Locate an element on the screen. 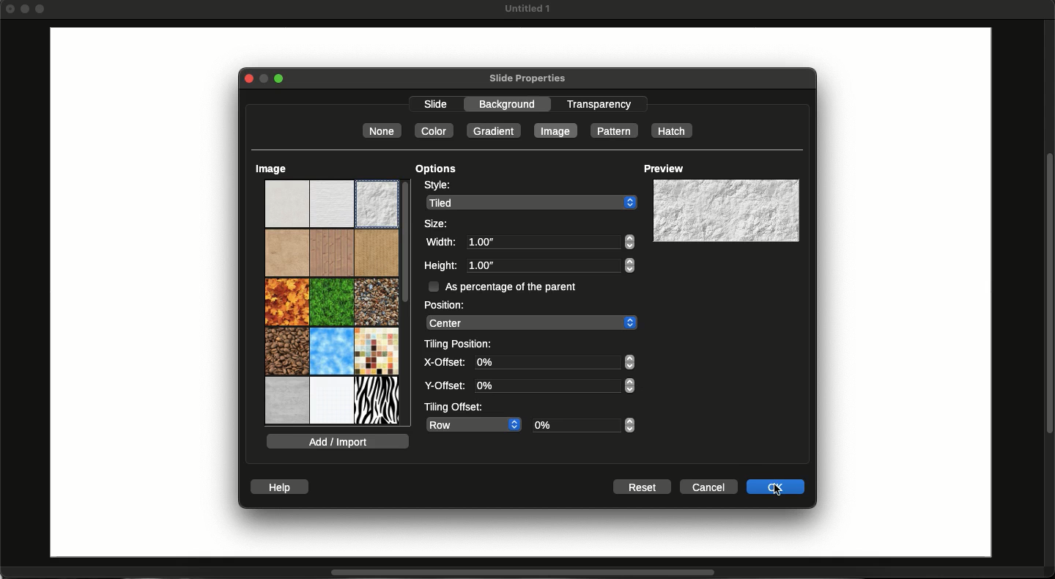 This screenshot has height=579, width=1055. Display is located at coordinates (725, 211).